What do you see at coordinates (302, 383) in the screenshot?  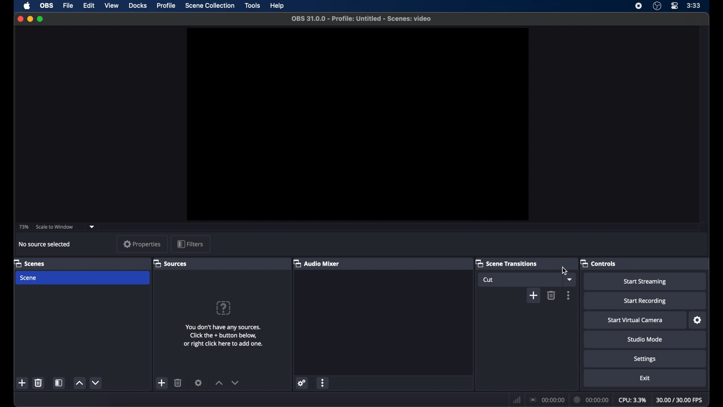 I see `settings` at bounding box center [302, 383].